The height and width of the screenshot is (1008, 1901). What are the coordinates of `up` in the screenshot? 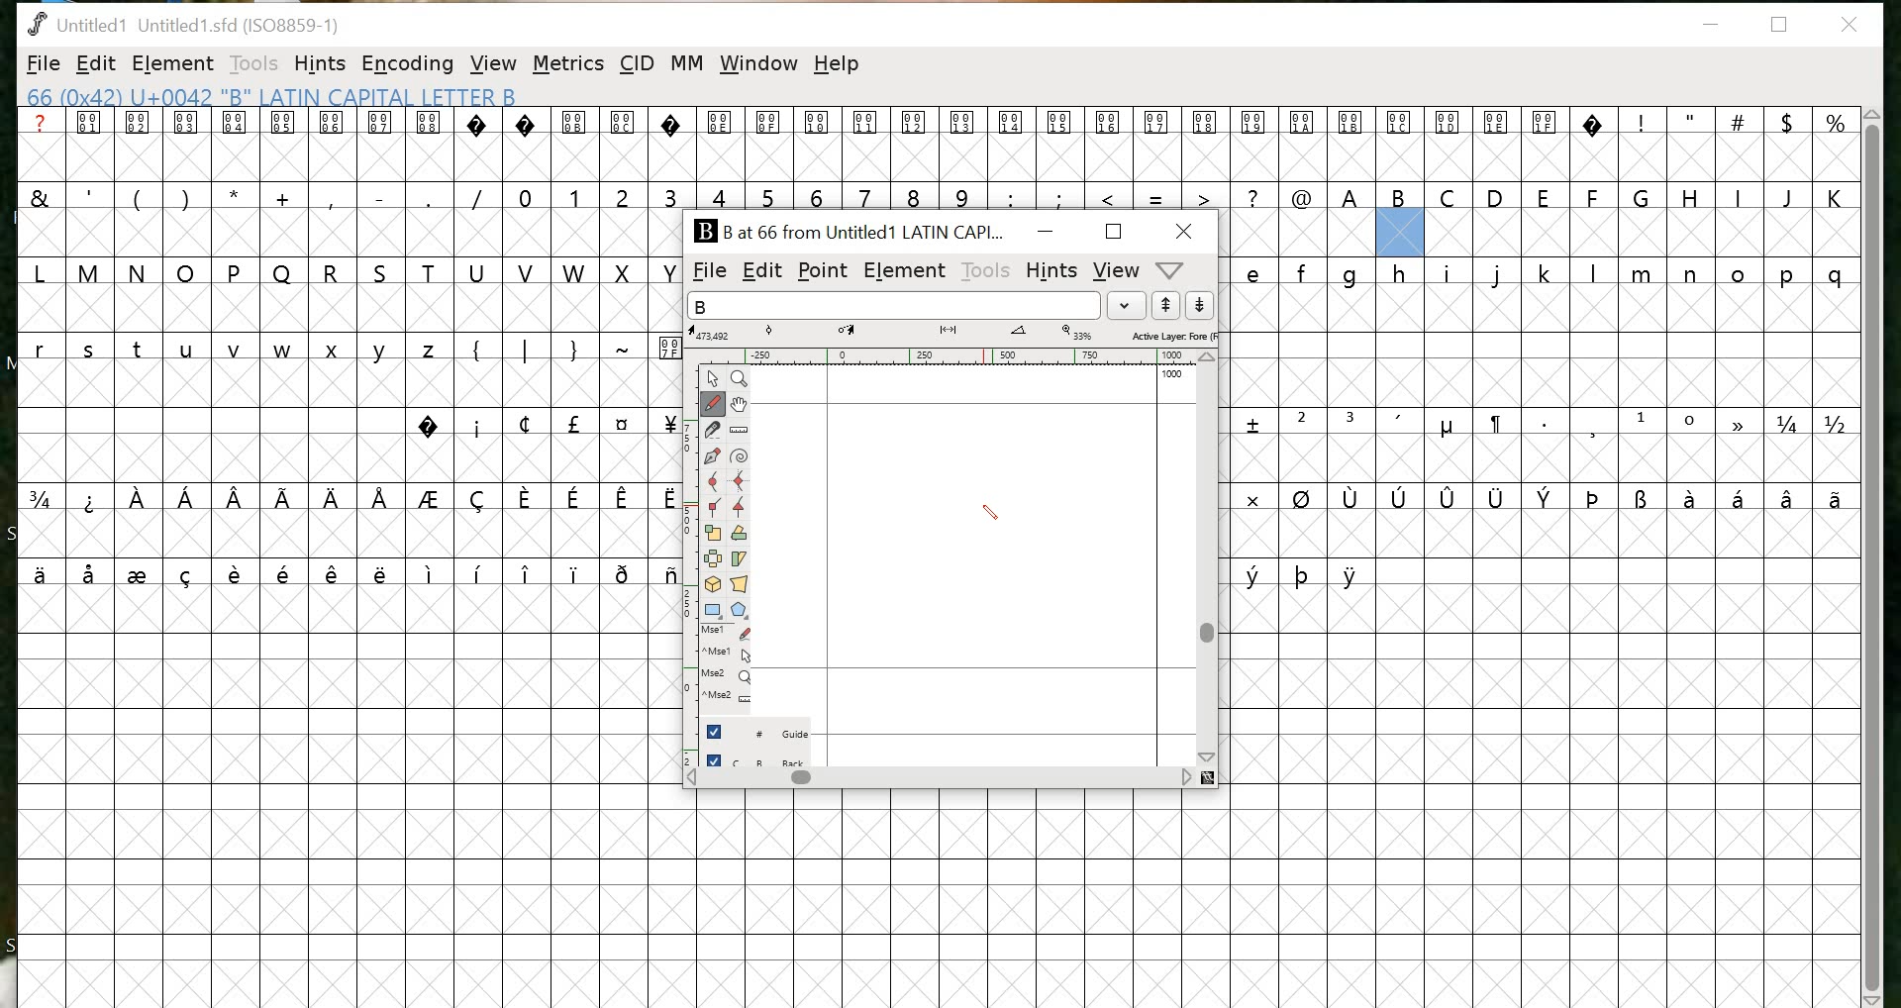 It's located at (1167, 306).